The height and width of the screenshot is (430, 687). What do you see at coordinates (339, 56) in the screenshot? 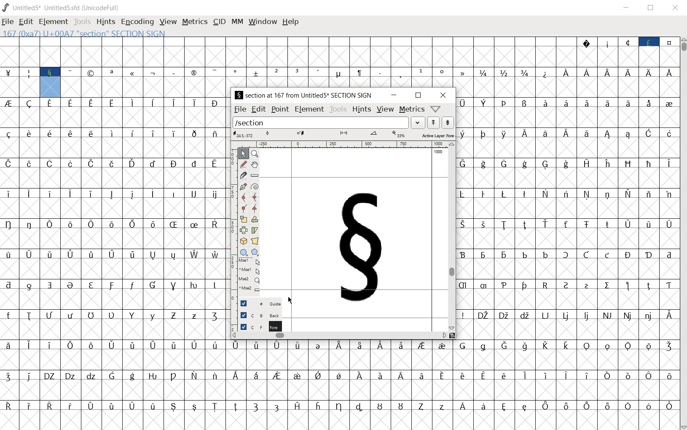
I see `empty cells` at bounding box center [339, 56].